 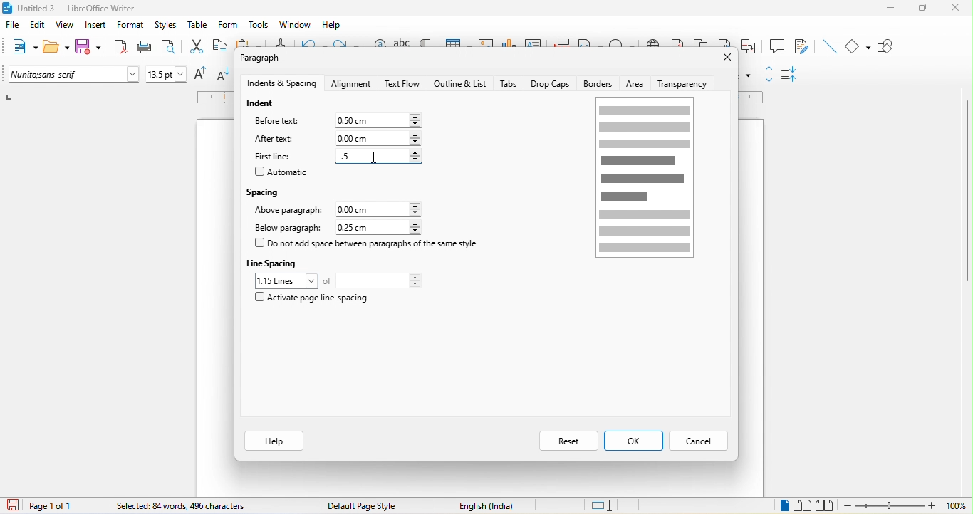 I want to click on standard selection, so click(x=603, y=506).